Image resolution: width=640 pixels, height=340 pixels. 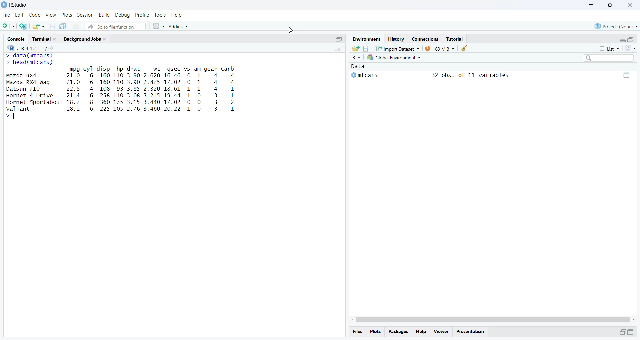 What do you see at coordinates (340, 48) in the screenshot?
I see `clean` at bounding box center [340, 48].